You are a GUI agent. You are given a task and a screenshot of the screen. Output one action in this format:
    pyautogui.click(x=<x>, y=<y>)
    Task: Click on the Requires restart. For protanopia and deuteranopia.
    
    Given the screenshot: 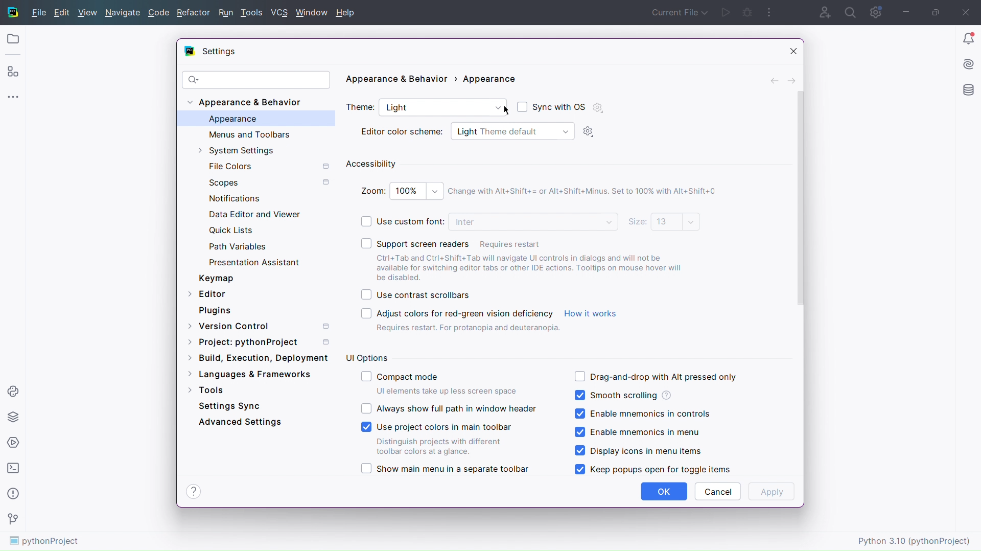 What is the action you would take?
    pyautogui.click(x=468, y=329)
    